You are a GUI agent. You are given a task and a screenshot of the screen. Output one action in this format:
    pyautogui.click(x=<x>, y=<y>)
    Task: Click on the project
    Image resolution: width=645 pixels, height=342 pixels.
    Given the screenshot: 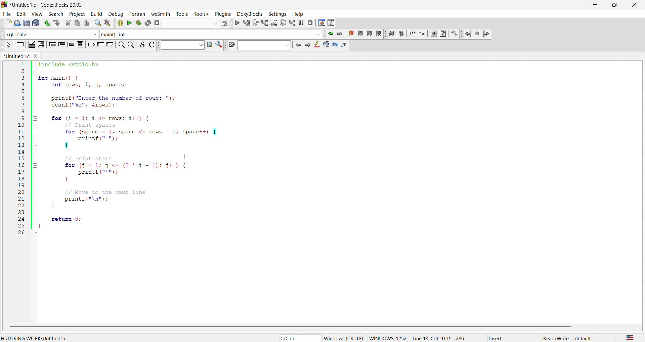 What is the action you would take?
    pyautogui.click(x=75, y=13)
    